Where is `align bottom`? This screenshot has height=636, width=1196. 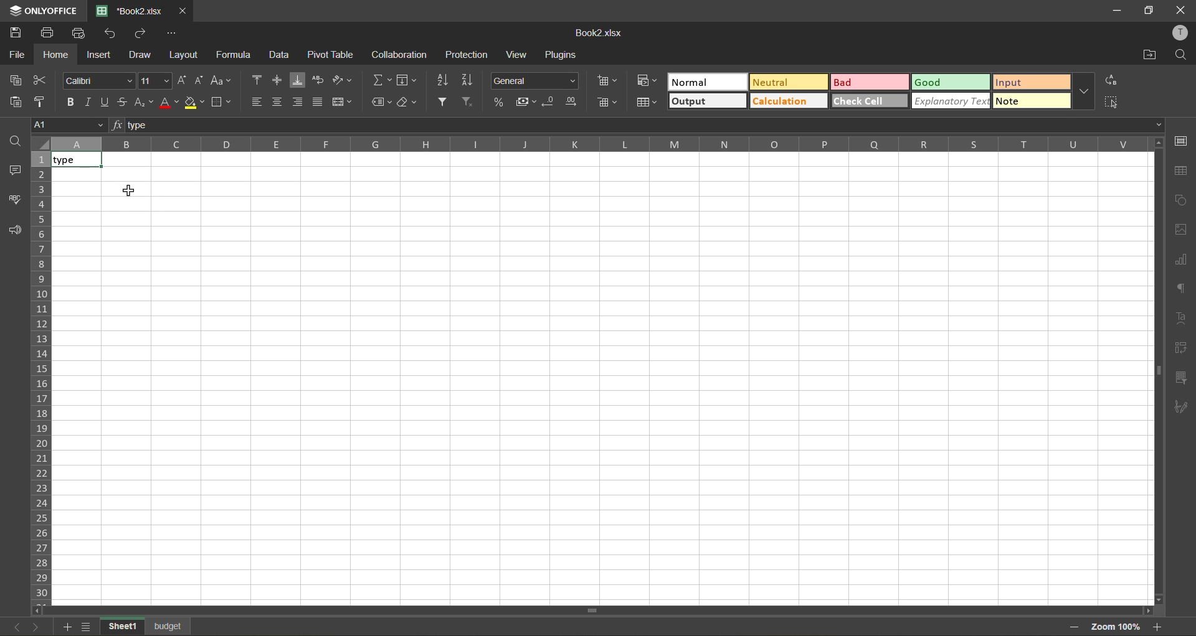 align bottom is located at coordinates (297, 80).